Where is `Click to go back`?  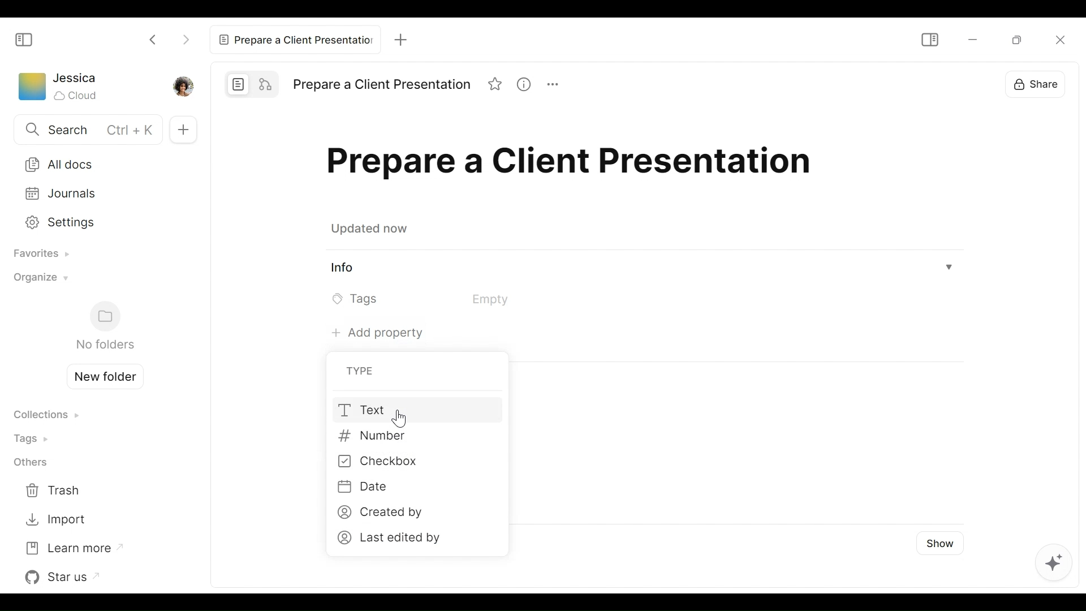
Click to go back is located at coordinates (154, 38).